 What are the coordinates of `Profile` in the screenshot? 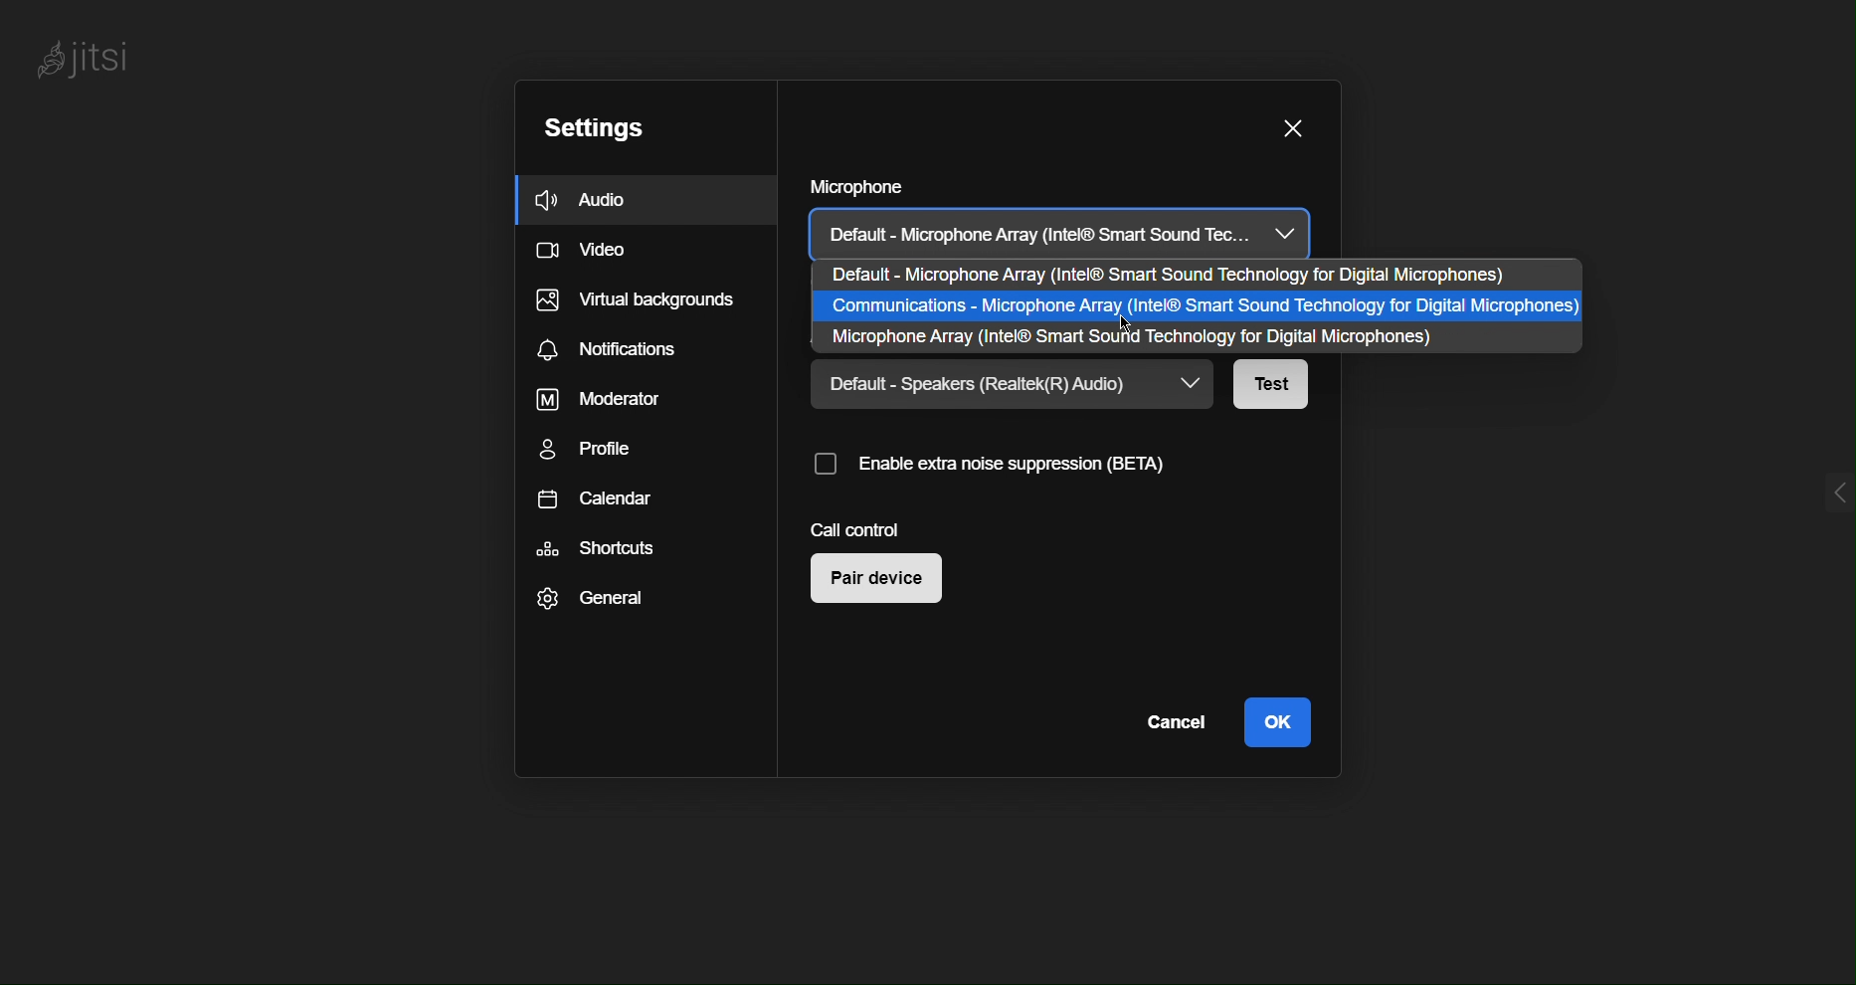 It's located at (593, 451).